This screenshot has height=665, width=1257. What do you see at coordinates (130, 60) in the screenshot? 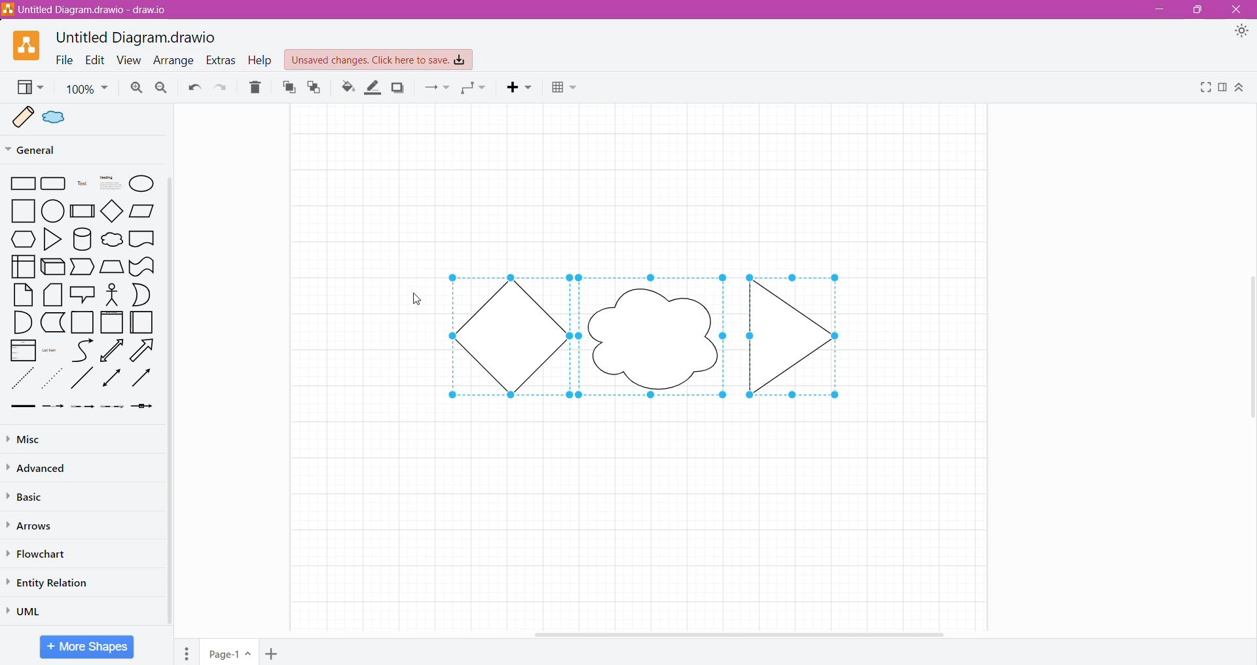
I see `View` at bounding box center [130, 60].